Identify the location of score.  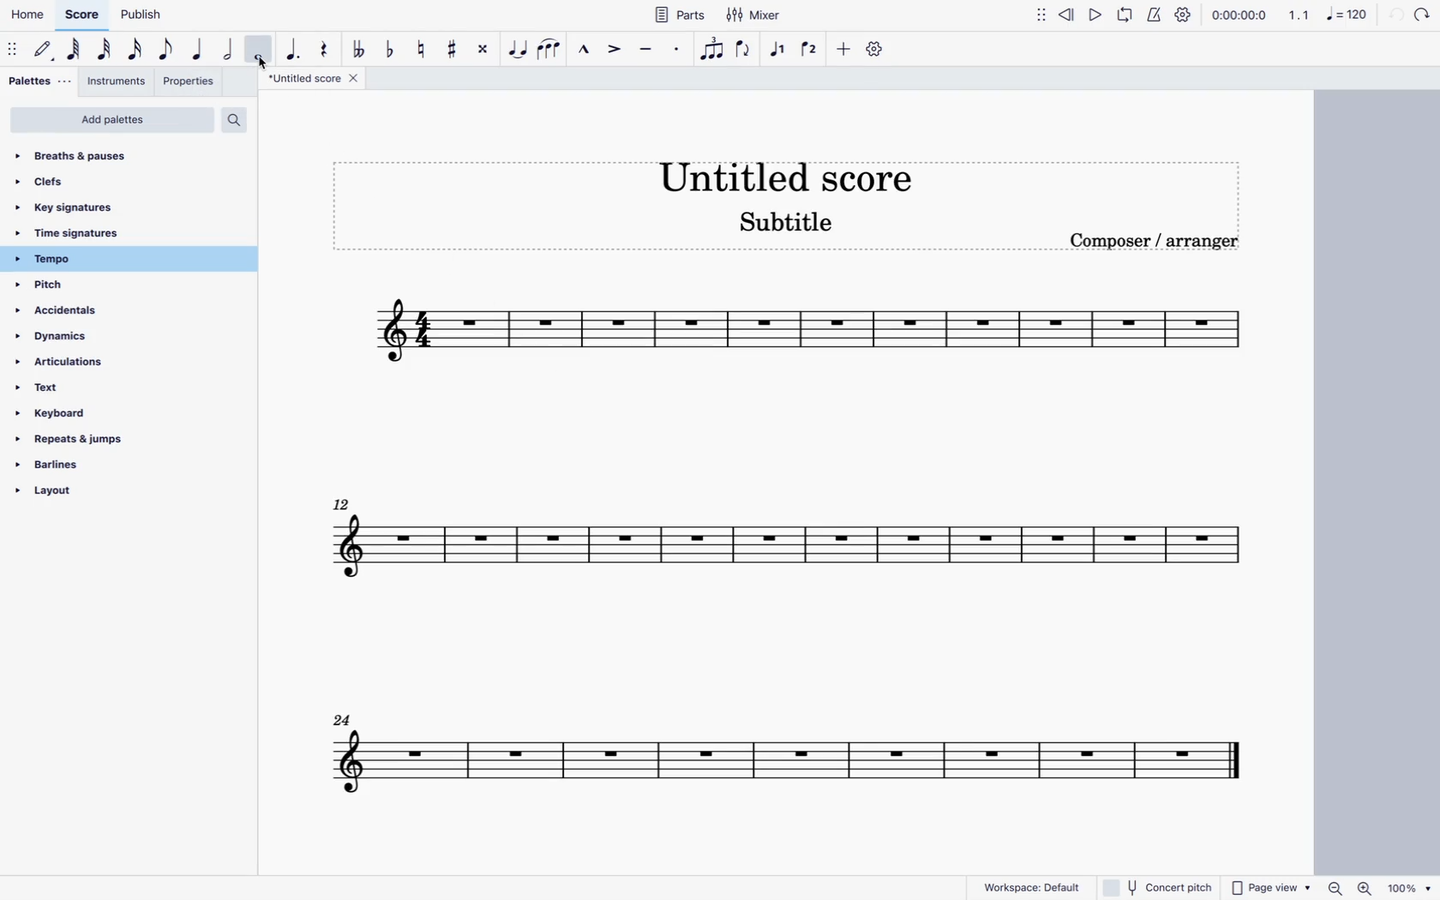
(780, 765).